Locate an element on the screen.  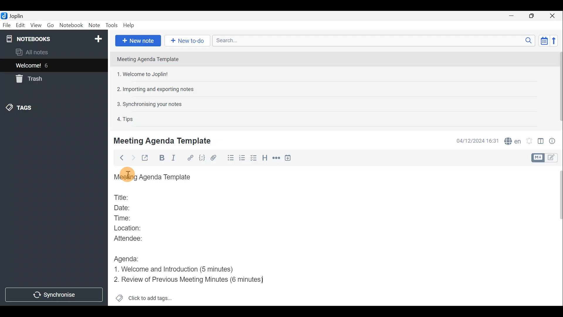
Agenda: is located at coordinates (128, 257).